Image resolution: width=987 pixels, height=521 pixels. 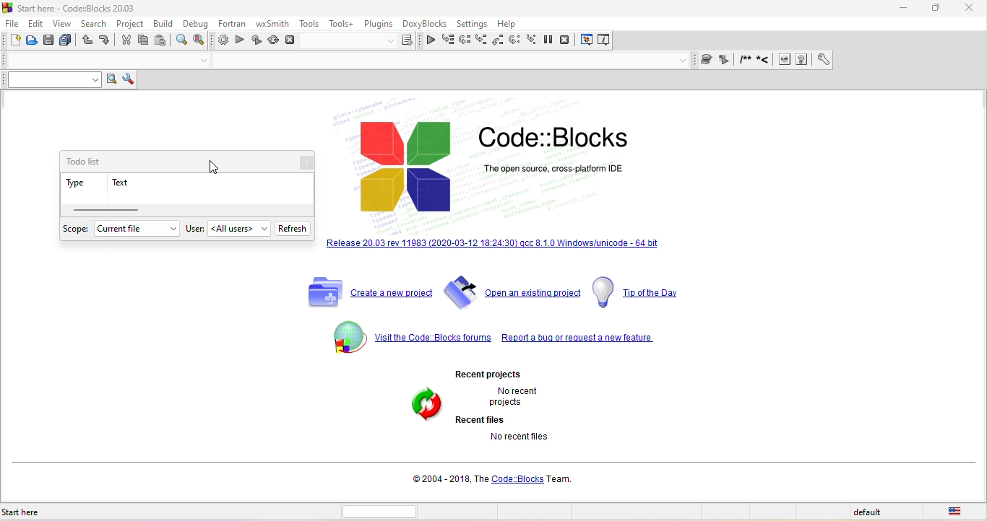 What do you see at coordinates (366, 292) in the screenshot?
I see `create a new project` at bounding box center [366, 292].